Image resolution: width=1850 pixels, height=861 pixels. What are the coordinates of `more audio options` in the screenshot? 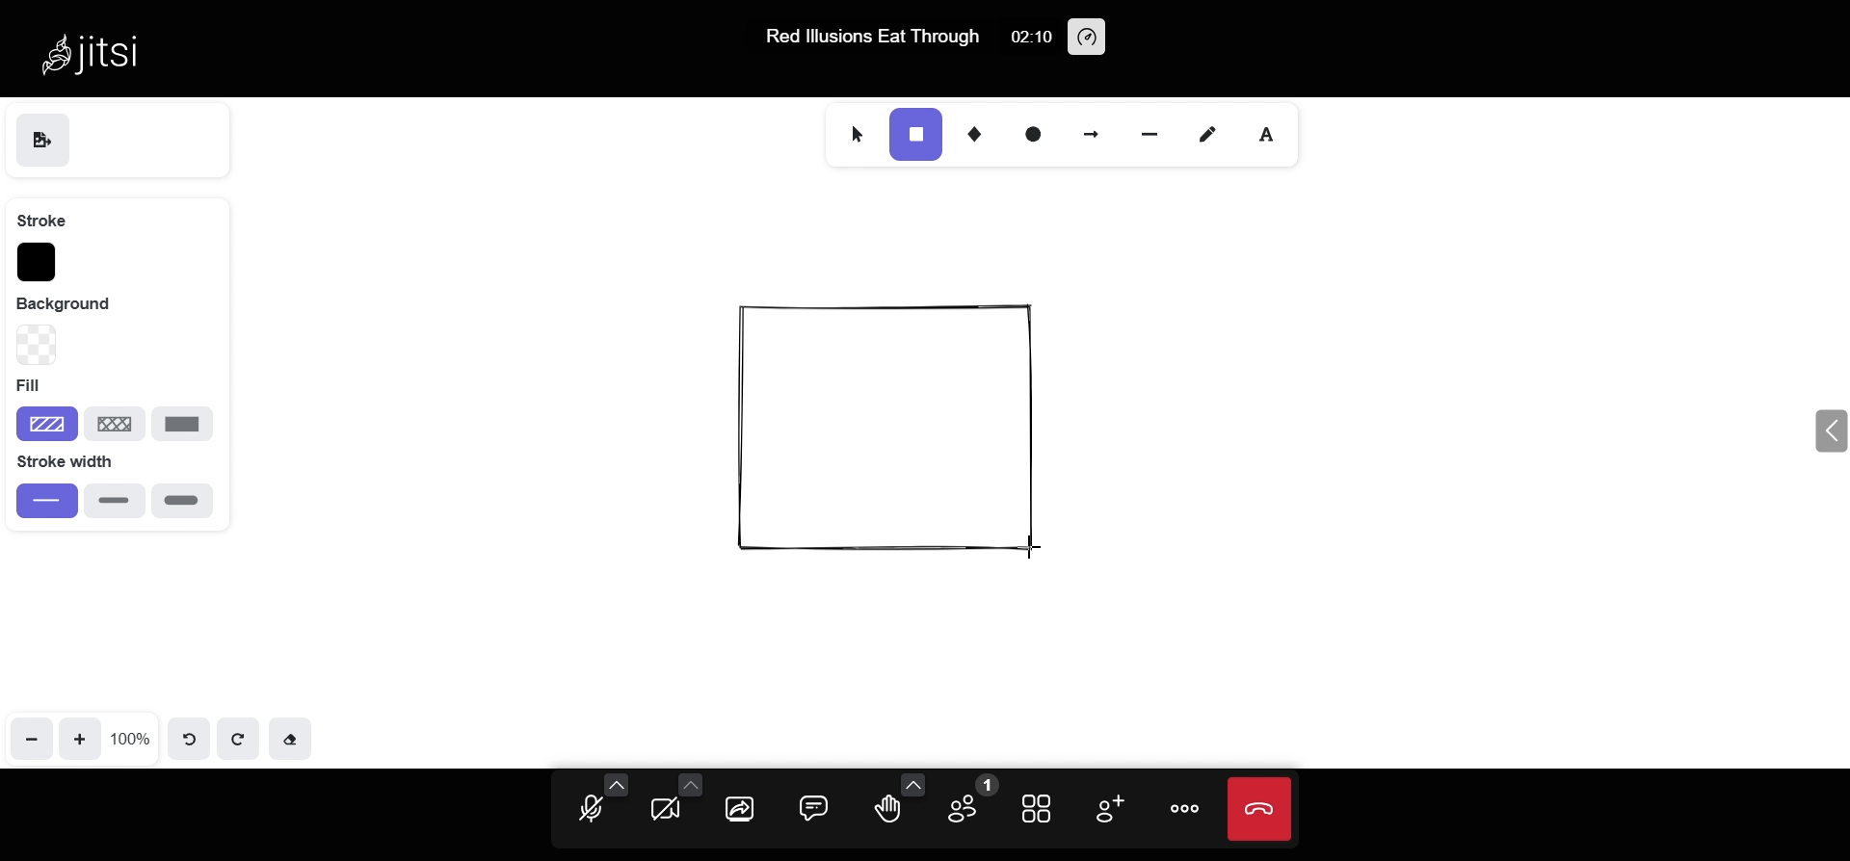 It's located at (617, 784).